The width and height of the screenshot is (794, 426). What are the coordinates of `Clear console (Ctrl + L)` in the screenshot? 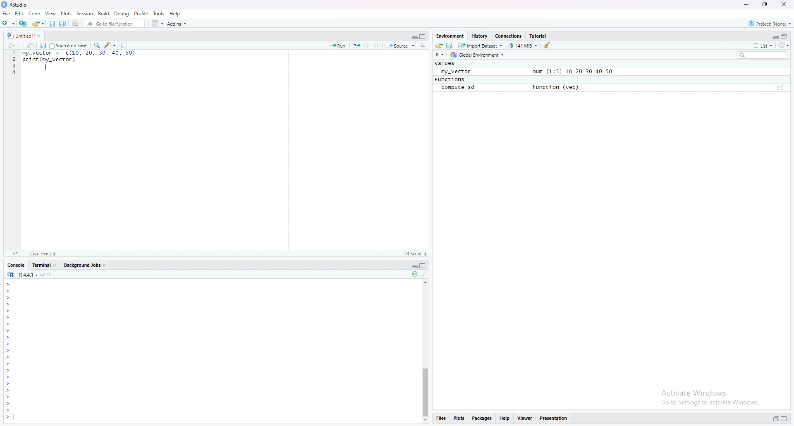 It's located at (424, 275).